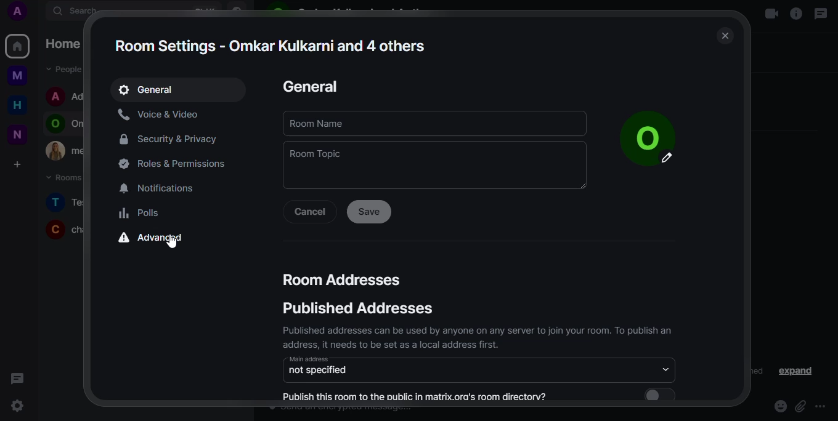  I want to click on save, so click(370, 210).